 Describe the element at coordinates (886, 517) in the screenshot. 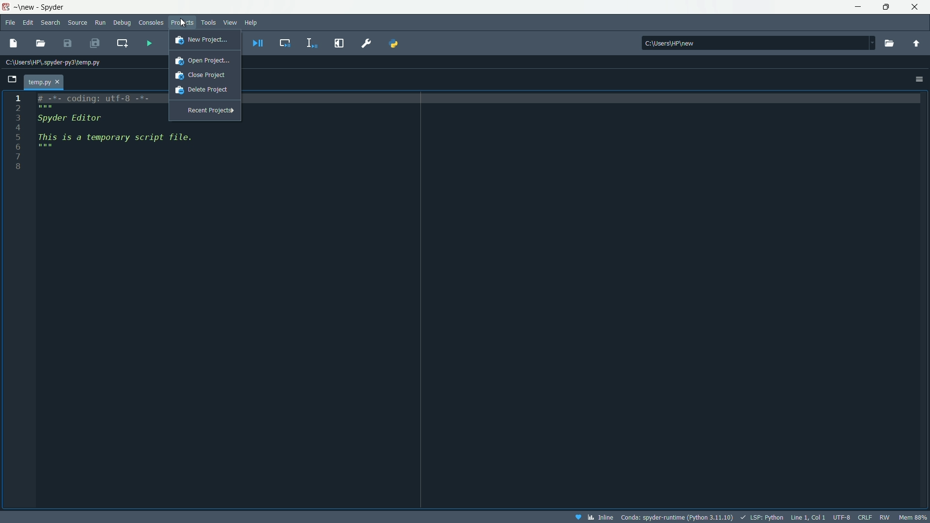

I see `rw` at that location.